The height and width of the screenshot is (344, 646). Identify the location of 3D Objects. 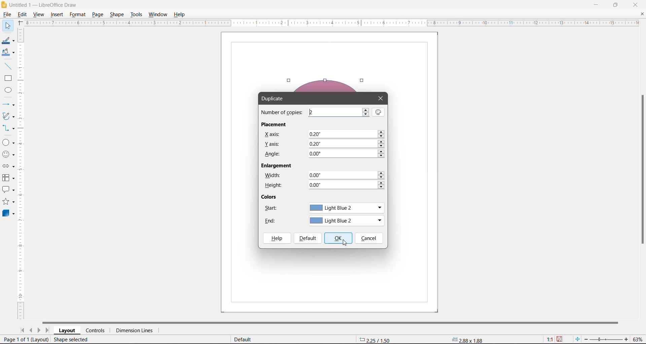
(9, 214).